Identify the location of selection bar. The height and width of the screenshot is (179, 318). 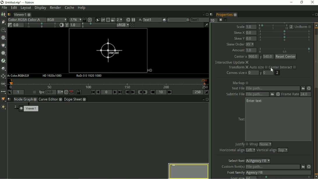
(285, 50).